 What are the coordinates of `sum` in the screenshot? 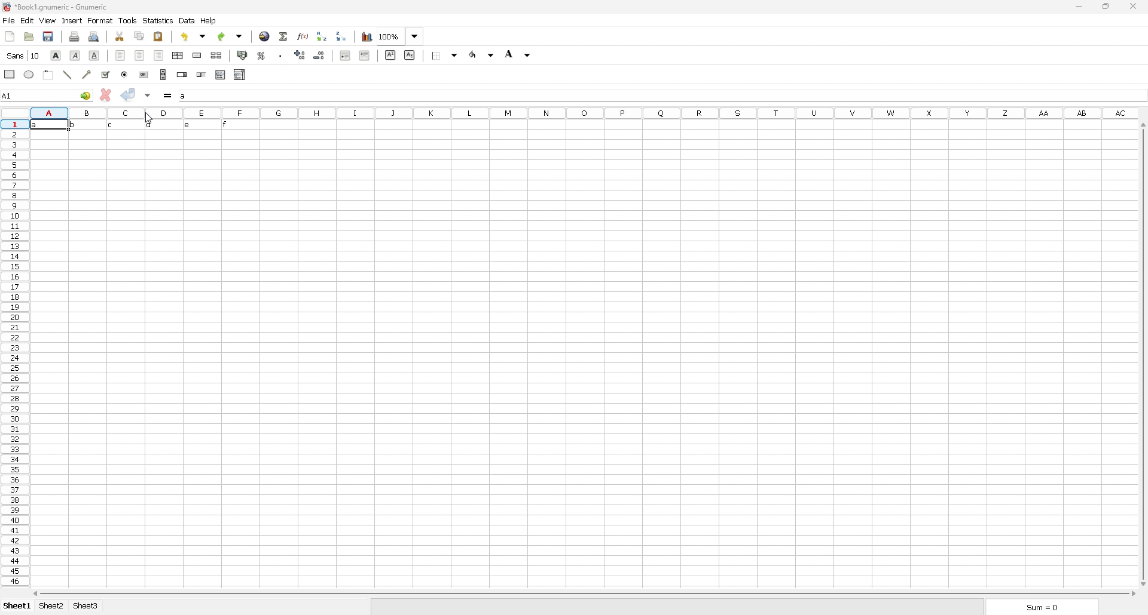 It's located at (1042, 608).